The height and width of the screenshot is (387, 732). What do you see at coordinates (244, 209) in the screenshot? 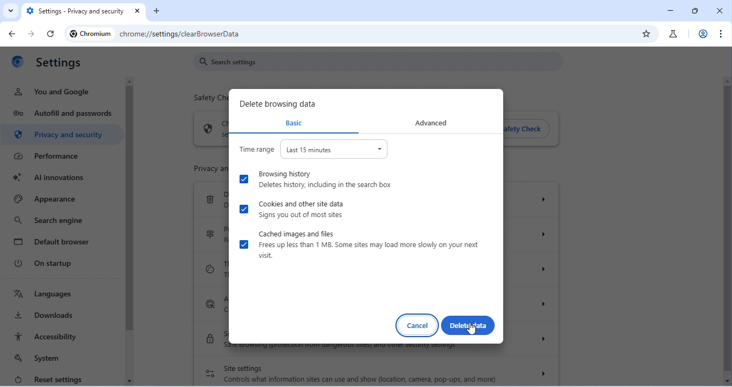
I see `check box` at bounding box center [244, 209].